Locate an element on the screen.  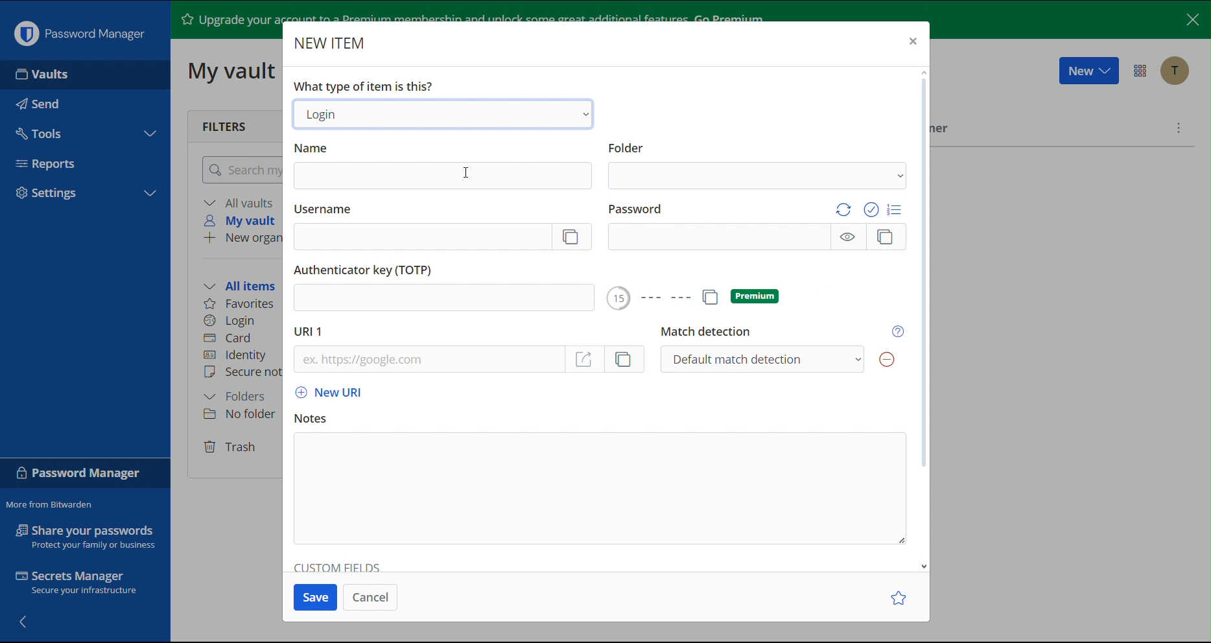
Share your passwords is located at coordinates (85, 528).